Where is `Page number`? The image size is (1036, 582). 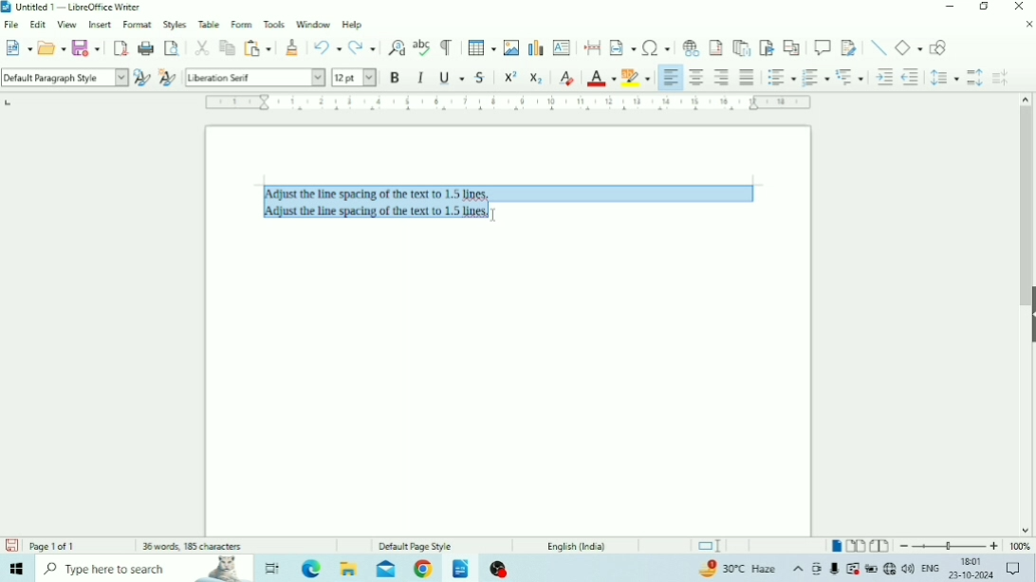
Page number is located at coordinates (53, 546).